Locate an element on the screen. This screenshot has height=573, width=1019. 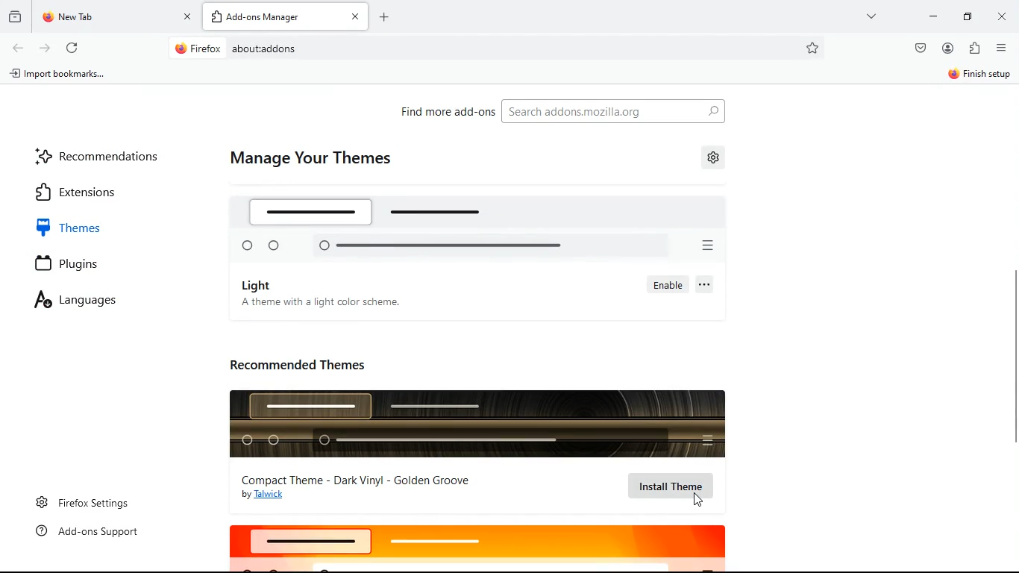
about:addons is located at coordinates (263, 49).